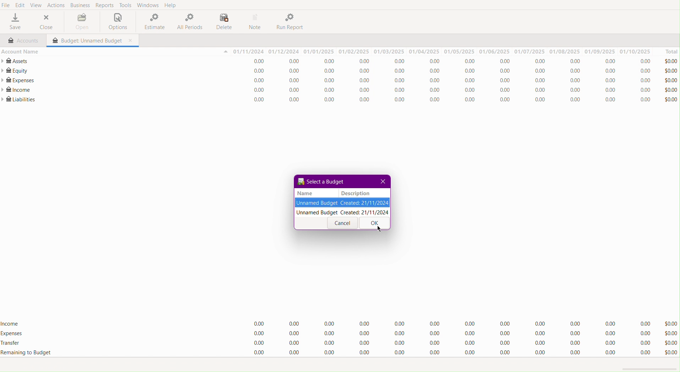 The image size is (680, 372). I want to click on Income, so click(11, 322).